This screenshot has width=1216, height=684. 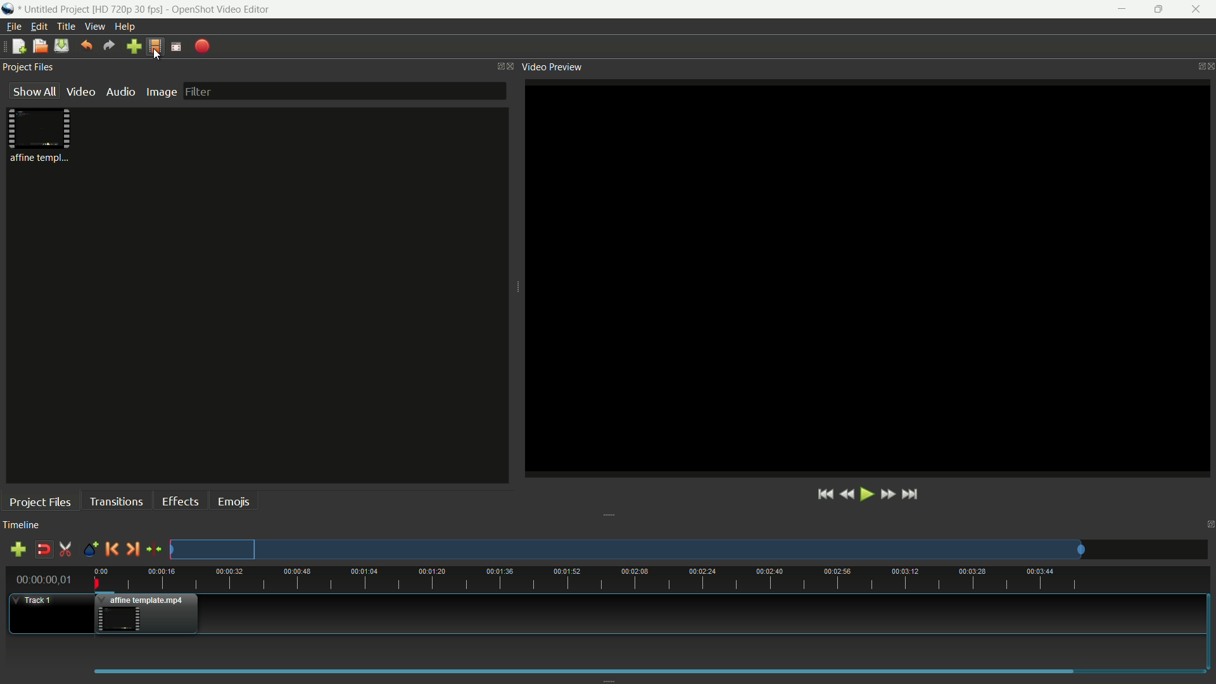 What do you see at coordinates (96, 26) in the screenshot?
I see `view menu` at bounding box center [96, 26].